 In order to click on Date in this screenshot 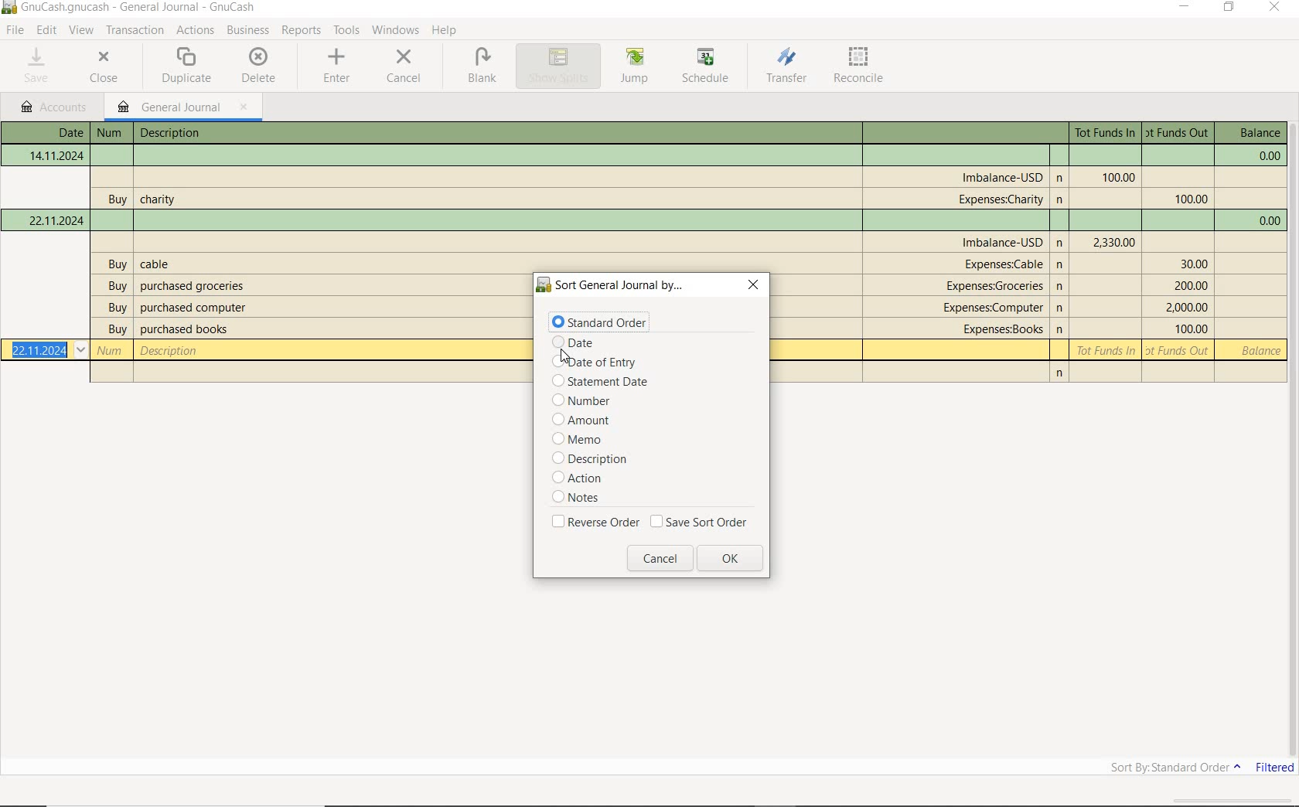, I will do `click(63, 132)`.